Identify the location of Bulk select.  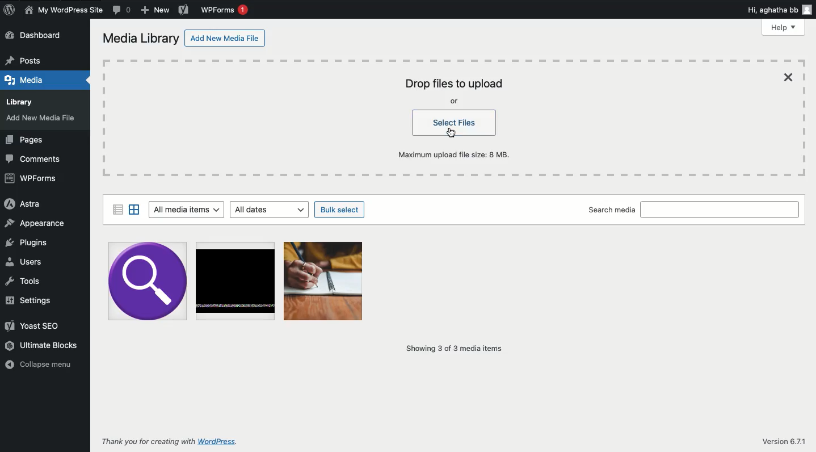
(340, 210).